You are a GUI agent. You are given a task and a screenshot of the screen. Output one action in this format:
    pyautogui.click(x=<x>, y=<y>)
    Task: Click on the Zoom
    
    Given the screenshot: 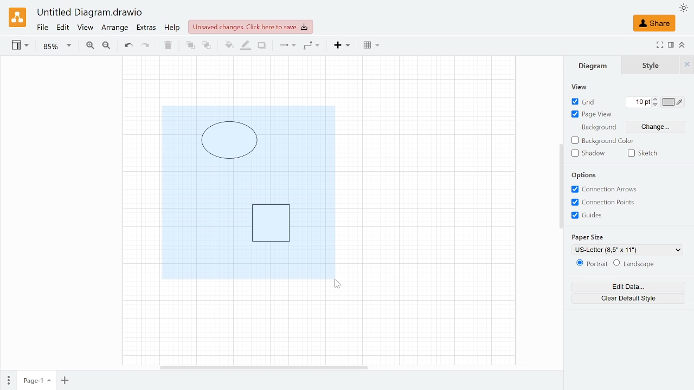 What is the action you would take?
    pyautogui.click(x=57, y=47)
    